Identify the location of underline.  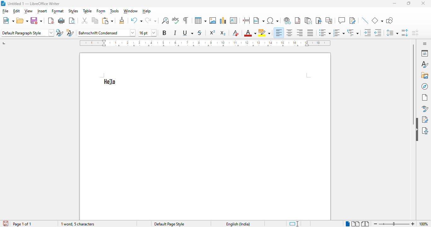
(188, 33).